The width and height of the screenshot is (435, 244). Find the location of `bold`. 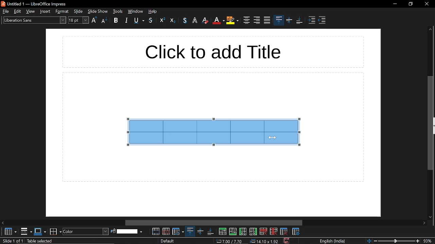

bold is located at coordinates (116, 20).